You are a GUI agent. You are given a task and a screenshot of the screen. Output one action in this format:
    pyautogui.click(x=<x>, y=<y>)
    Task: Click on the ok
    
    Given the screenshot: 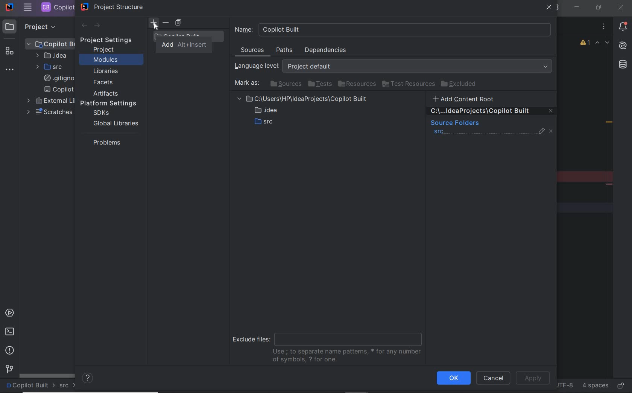 What is the action you would take?
    pyautogui.click(x=453, y=378)
    